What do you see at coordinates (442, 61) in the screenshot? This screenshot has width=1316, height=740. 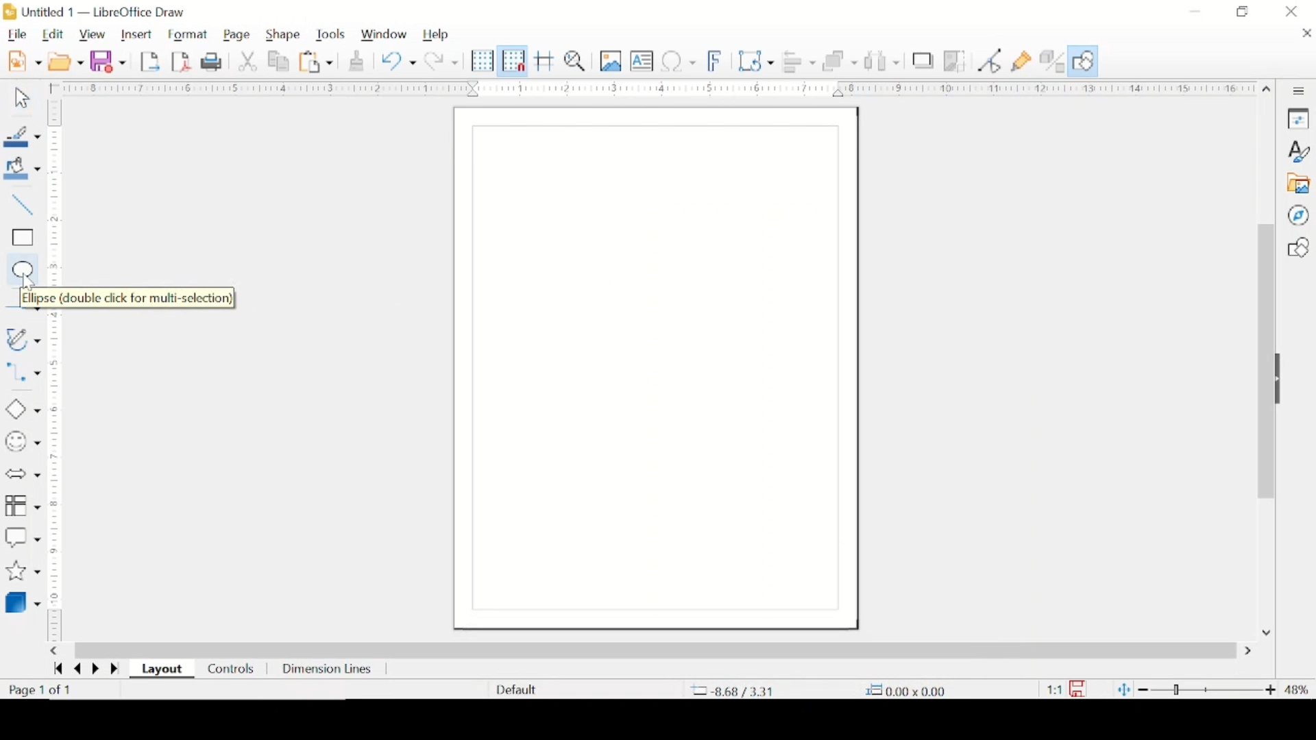 I see `redo` at bounding box center [442, 61].